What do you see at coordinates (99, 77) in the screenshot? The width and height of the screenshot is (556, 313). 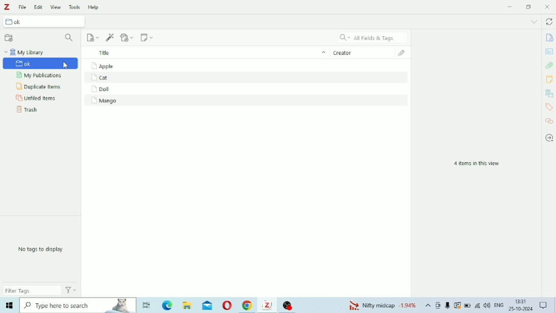 I see `Cat` at bounding box center [99, 77].